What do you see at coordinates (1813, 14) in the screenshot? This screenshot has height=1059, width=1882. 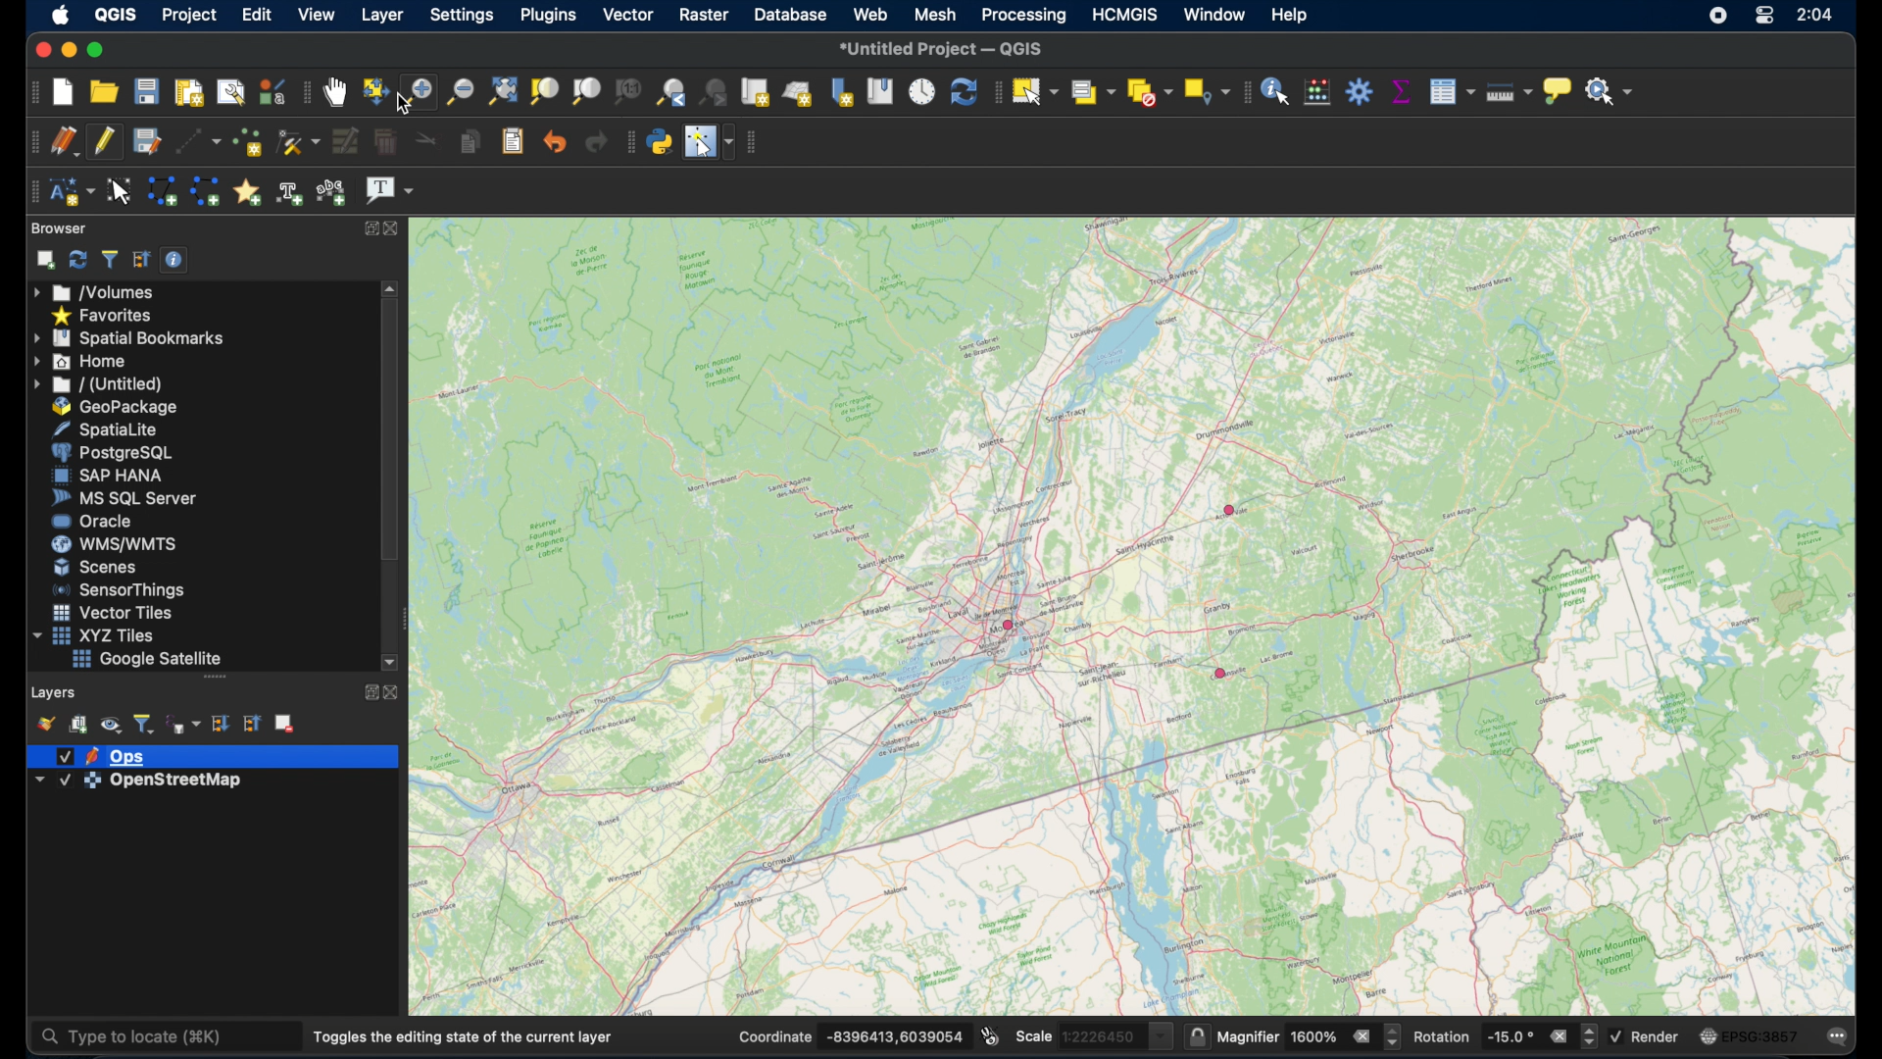 I see `time` at bounding box center [1813, 14].